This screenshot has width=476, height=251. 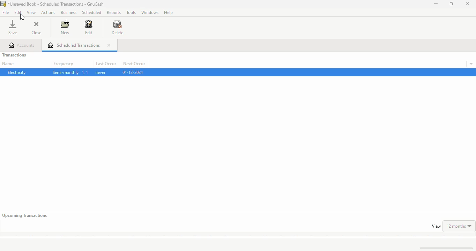 I want to click on frequency, so click(x=63, y=64).